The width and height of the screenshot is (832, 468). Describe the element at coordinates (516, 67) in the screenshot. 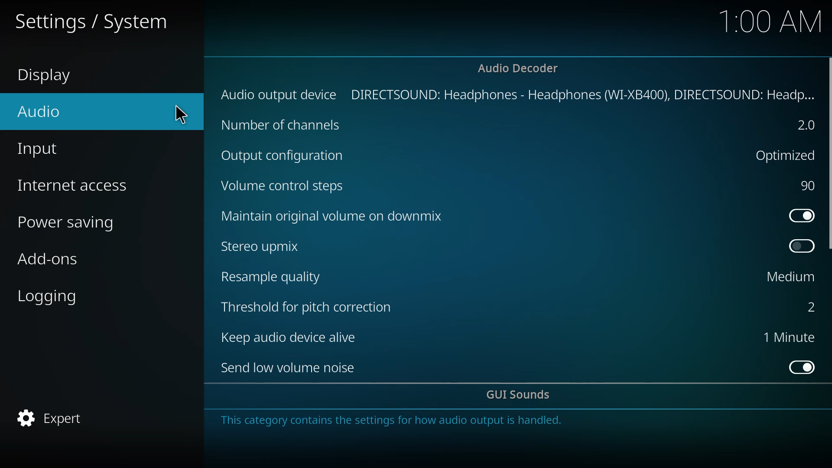

I see `decoder` at that location.